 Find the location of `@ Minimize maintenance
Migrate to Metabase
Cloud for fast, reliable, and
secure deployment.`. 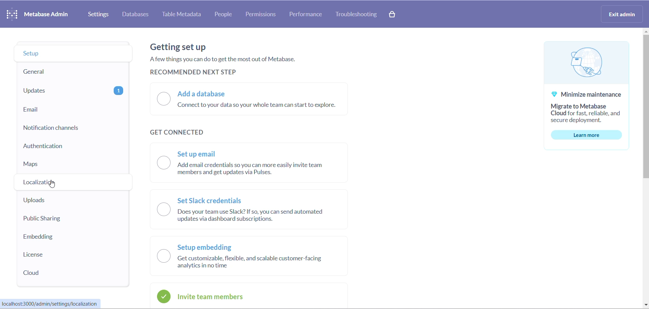

@ Minimize maintenance
Migrate to Metabase
Cloud for fast, reliable, and
secure deployment. is located at coordinates (584, 108).